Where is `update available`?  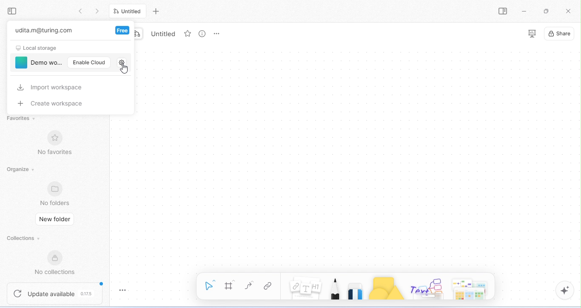 update available is located at coordinates (55, 292).